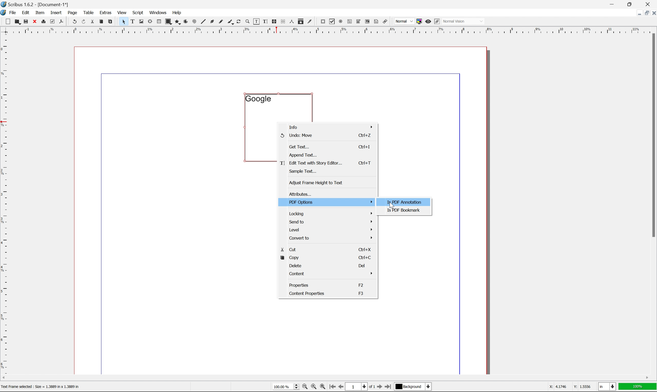 The height and width of the screenshot is (392, 657). What do you see at coordinates (212, 22) in the screenshot?
I see `bezier curve` at bounding box center [212, 22].